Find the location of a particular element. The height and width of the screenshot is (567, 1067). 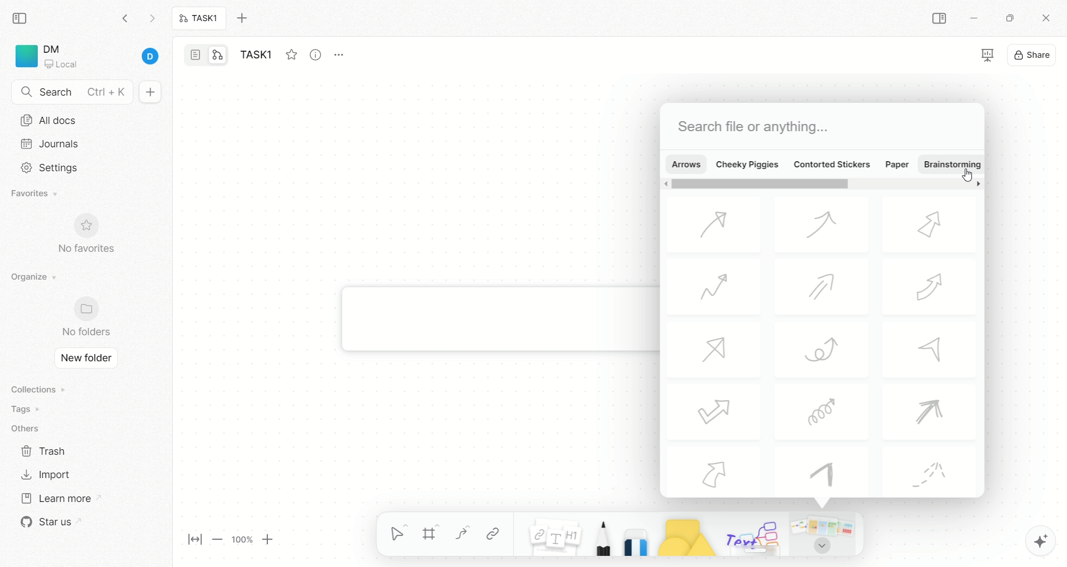

tags is located at coordinates (22, 409).